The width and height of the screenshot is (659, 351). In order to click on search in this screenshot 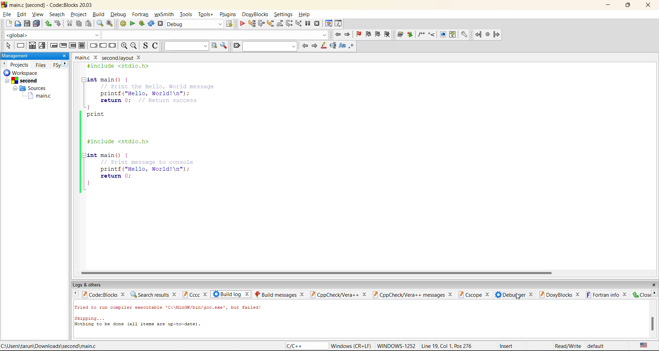, I will do `click(269, 47)`.